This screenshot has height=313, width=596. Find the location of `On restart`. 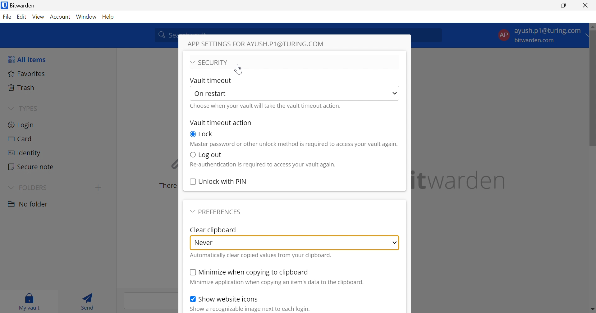

On restart is located at coordinates (213, 94).